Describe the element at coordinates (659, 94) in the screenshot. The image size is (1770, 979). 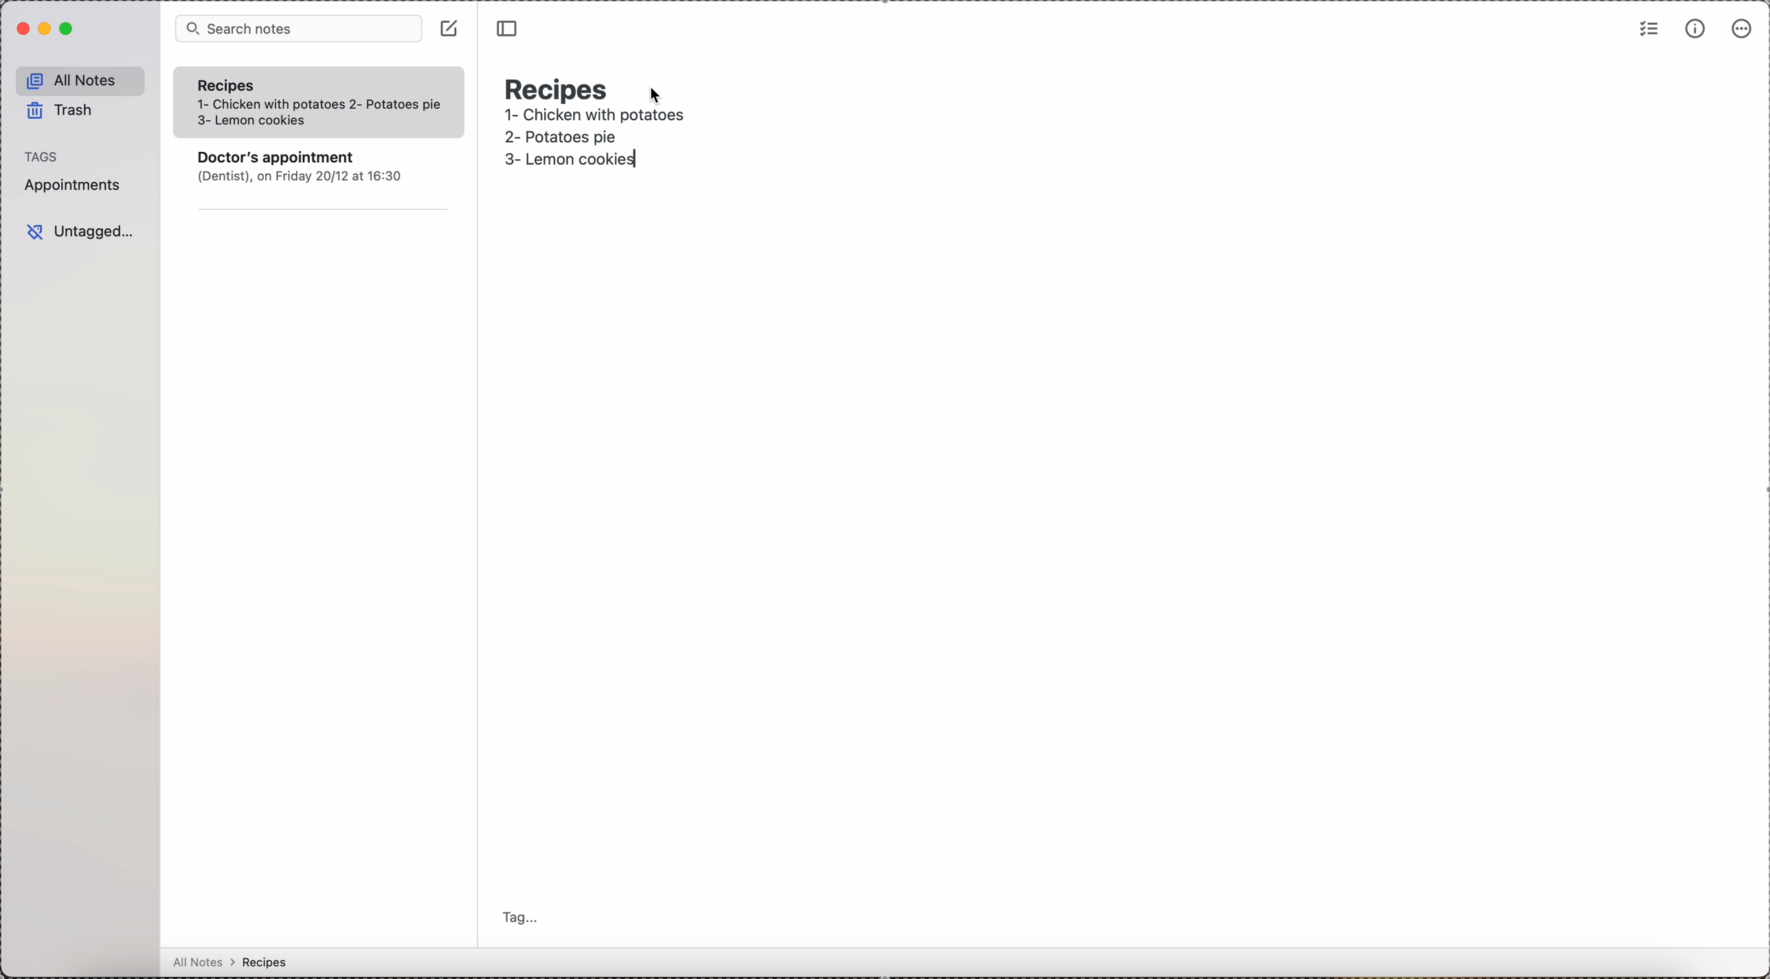
I see `cursor` at that location.